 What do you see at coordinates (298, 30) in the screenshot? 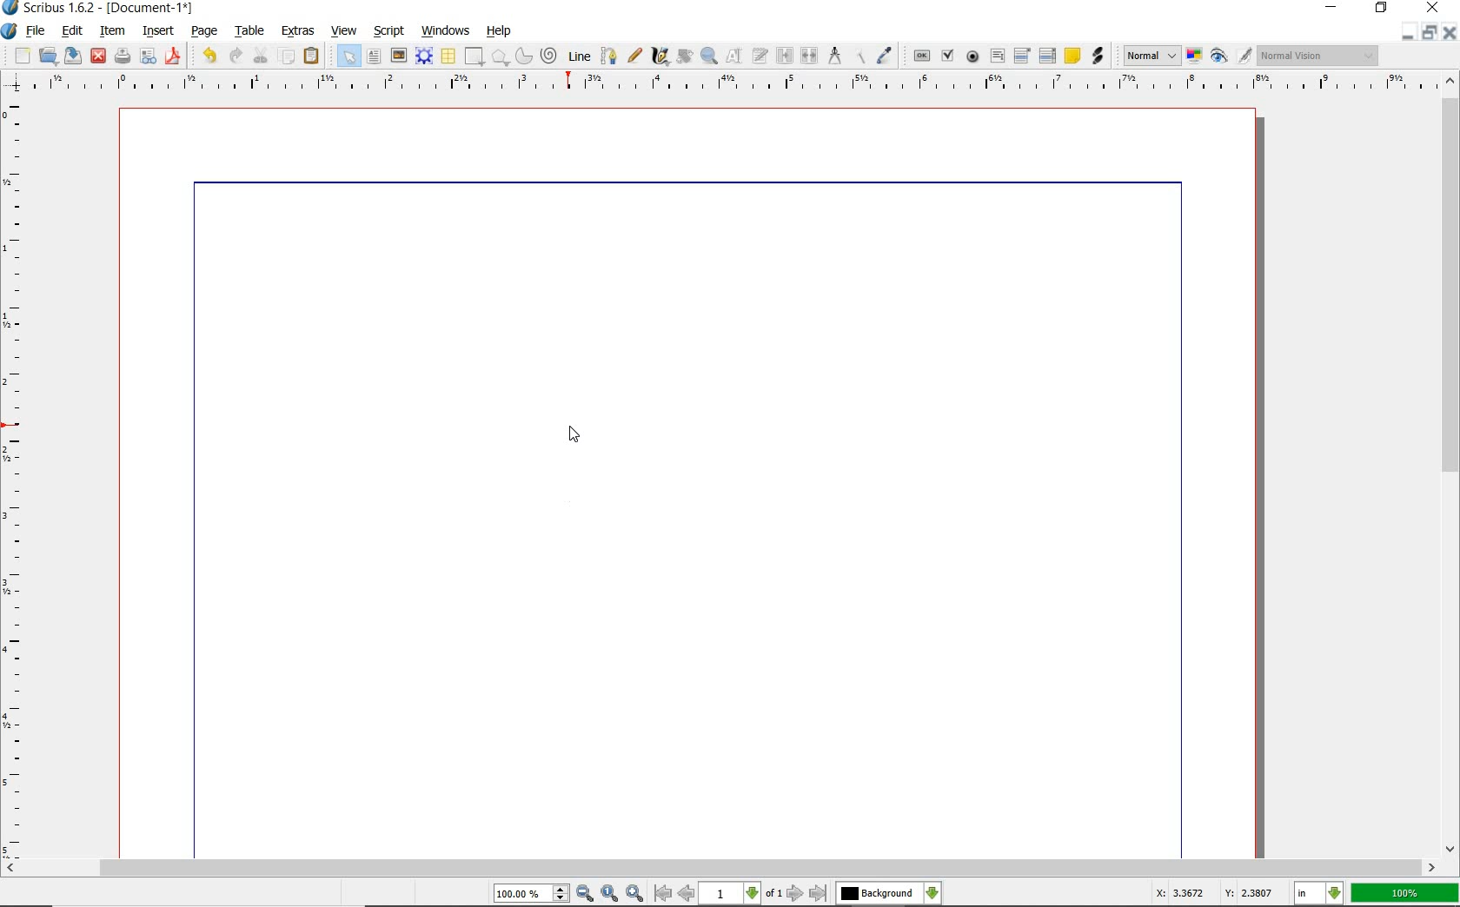
I see `extras` at bounding box center [298, 30].